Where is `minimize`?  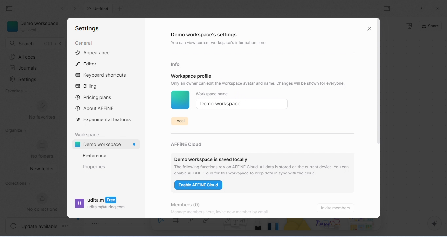
minimize is located at coordinates (403, 8).